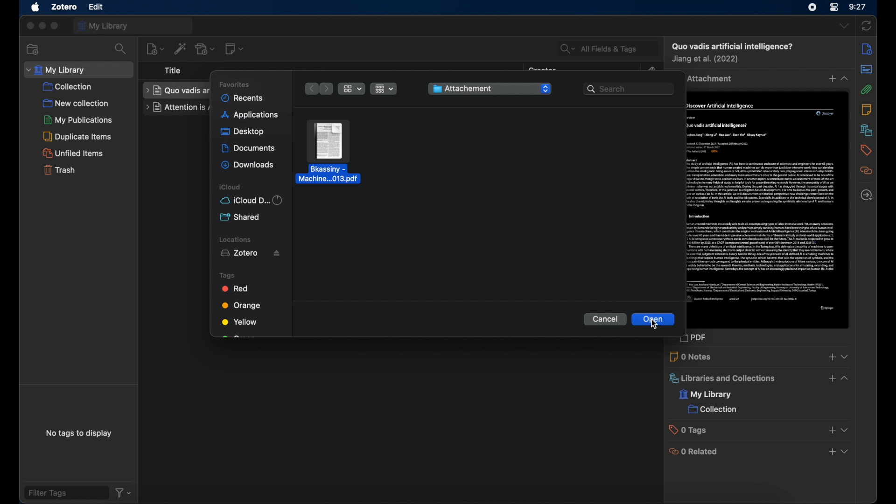 The image size is (896, 504). I want to click on shared, so click(241, 217).